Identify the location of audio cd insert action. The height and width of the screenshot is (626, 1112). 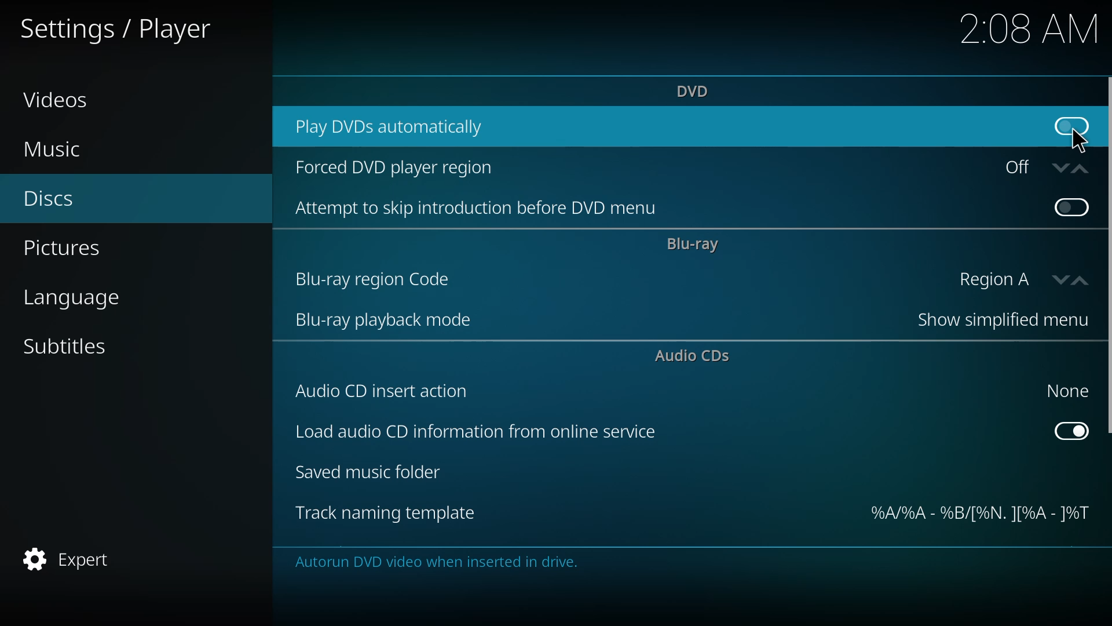
(384, 391).